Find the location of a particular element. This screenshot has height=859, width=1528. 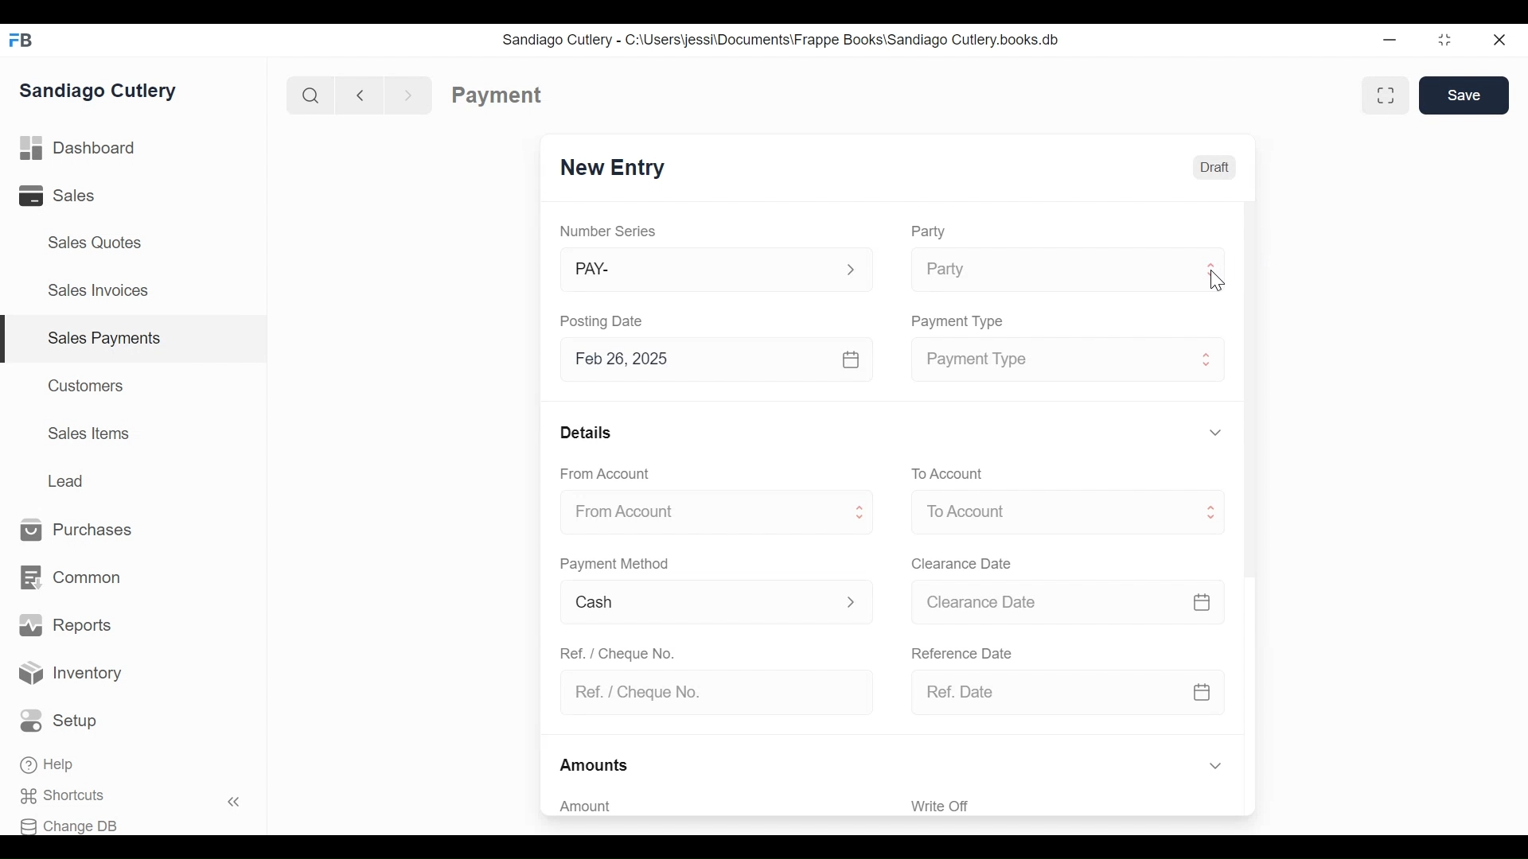

Expand is located at coordinates (1214, 767).